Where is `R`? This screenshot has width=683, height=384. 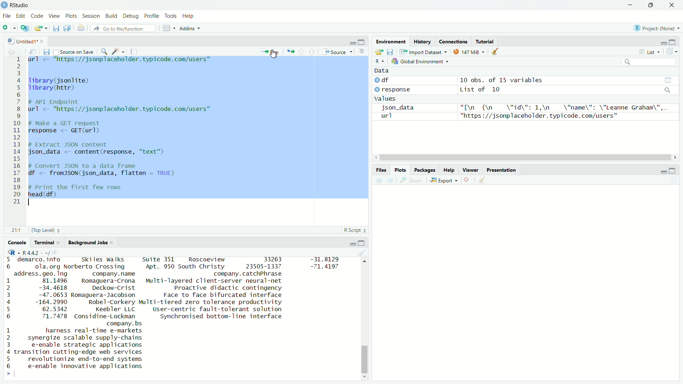 R is located at coordinates (380, 62).